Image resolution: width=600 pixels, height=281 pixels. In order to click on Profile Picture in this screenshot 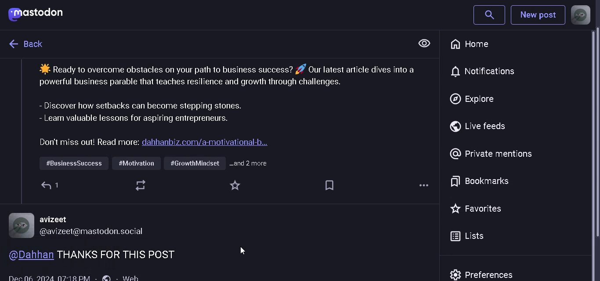, I will do `click(22, 223)`.